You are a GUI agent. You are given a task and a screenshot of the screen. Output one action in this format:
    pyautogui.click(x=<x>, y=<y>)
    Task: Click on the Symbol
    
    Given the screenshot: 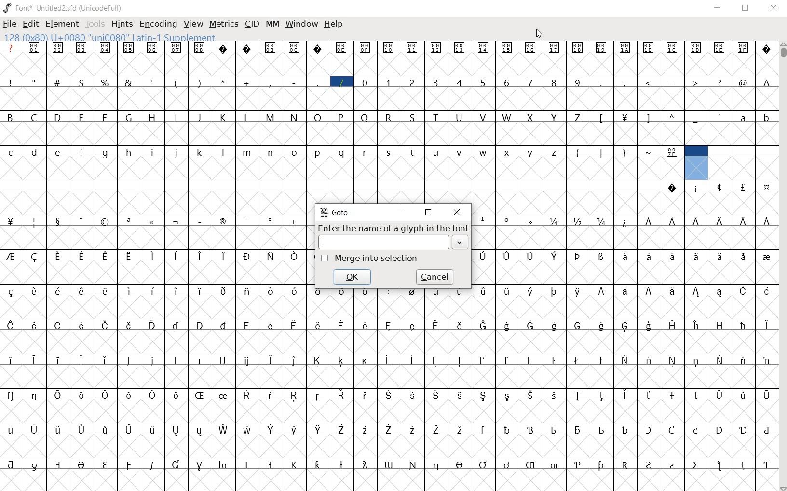 What is the action you would take?
    pyautogui.click(x=107, y=291)
    